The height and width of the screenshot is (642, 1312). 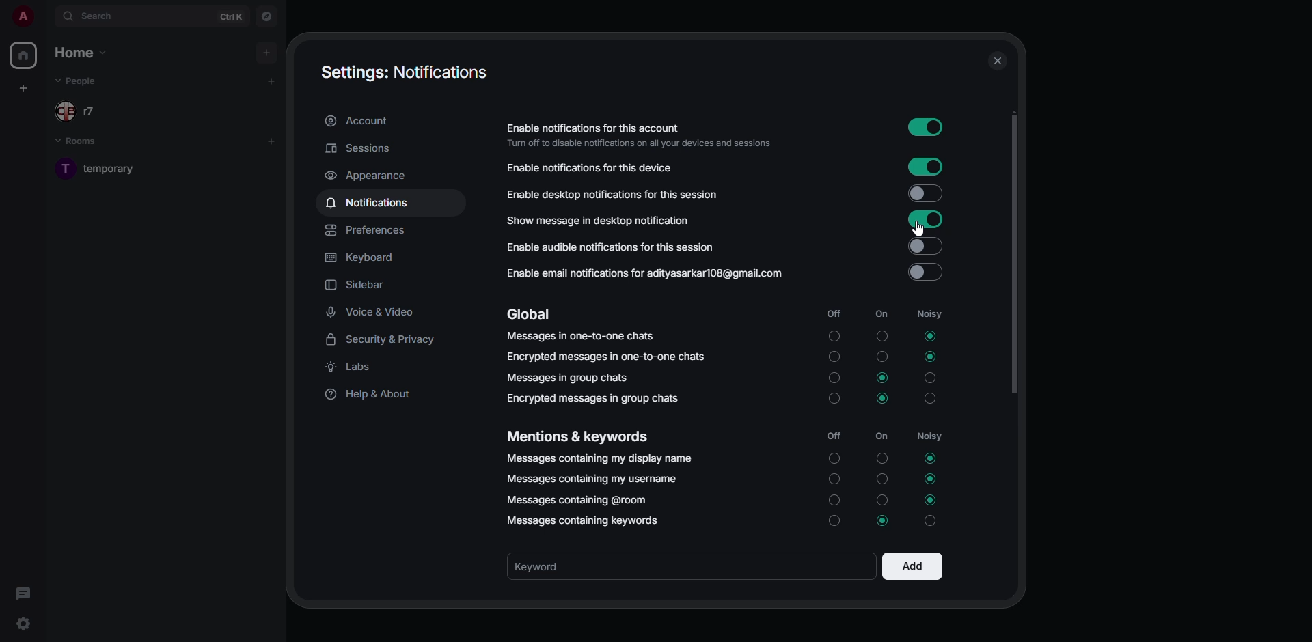 What do you see at coordinates (580, 335) in the screenshot?
I see `messages in one to one chats` at bounding box center [580, 335].